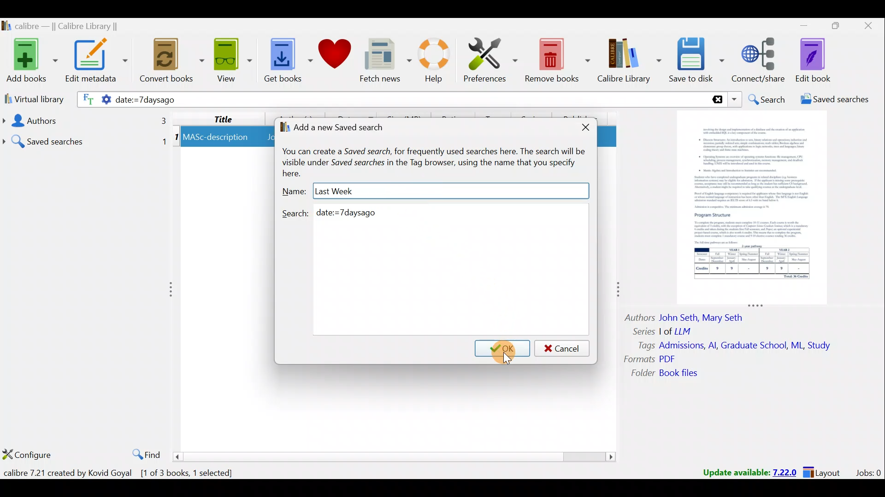 The image size is (885, 497). Describe the element at coordinates (832, 28) in the screenshot. I see `Maximize` at that location.